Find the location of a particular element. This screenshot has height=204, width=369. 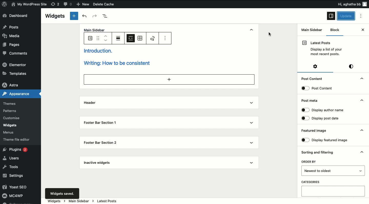

ORDER BY is located at coordinates (311, 162).